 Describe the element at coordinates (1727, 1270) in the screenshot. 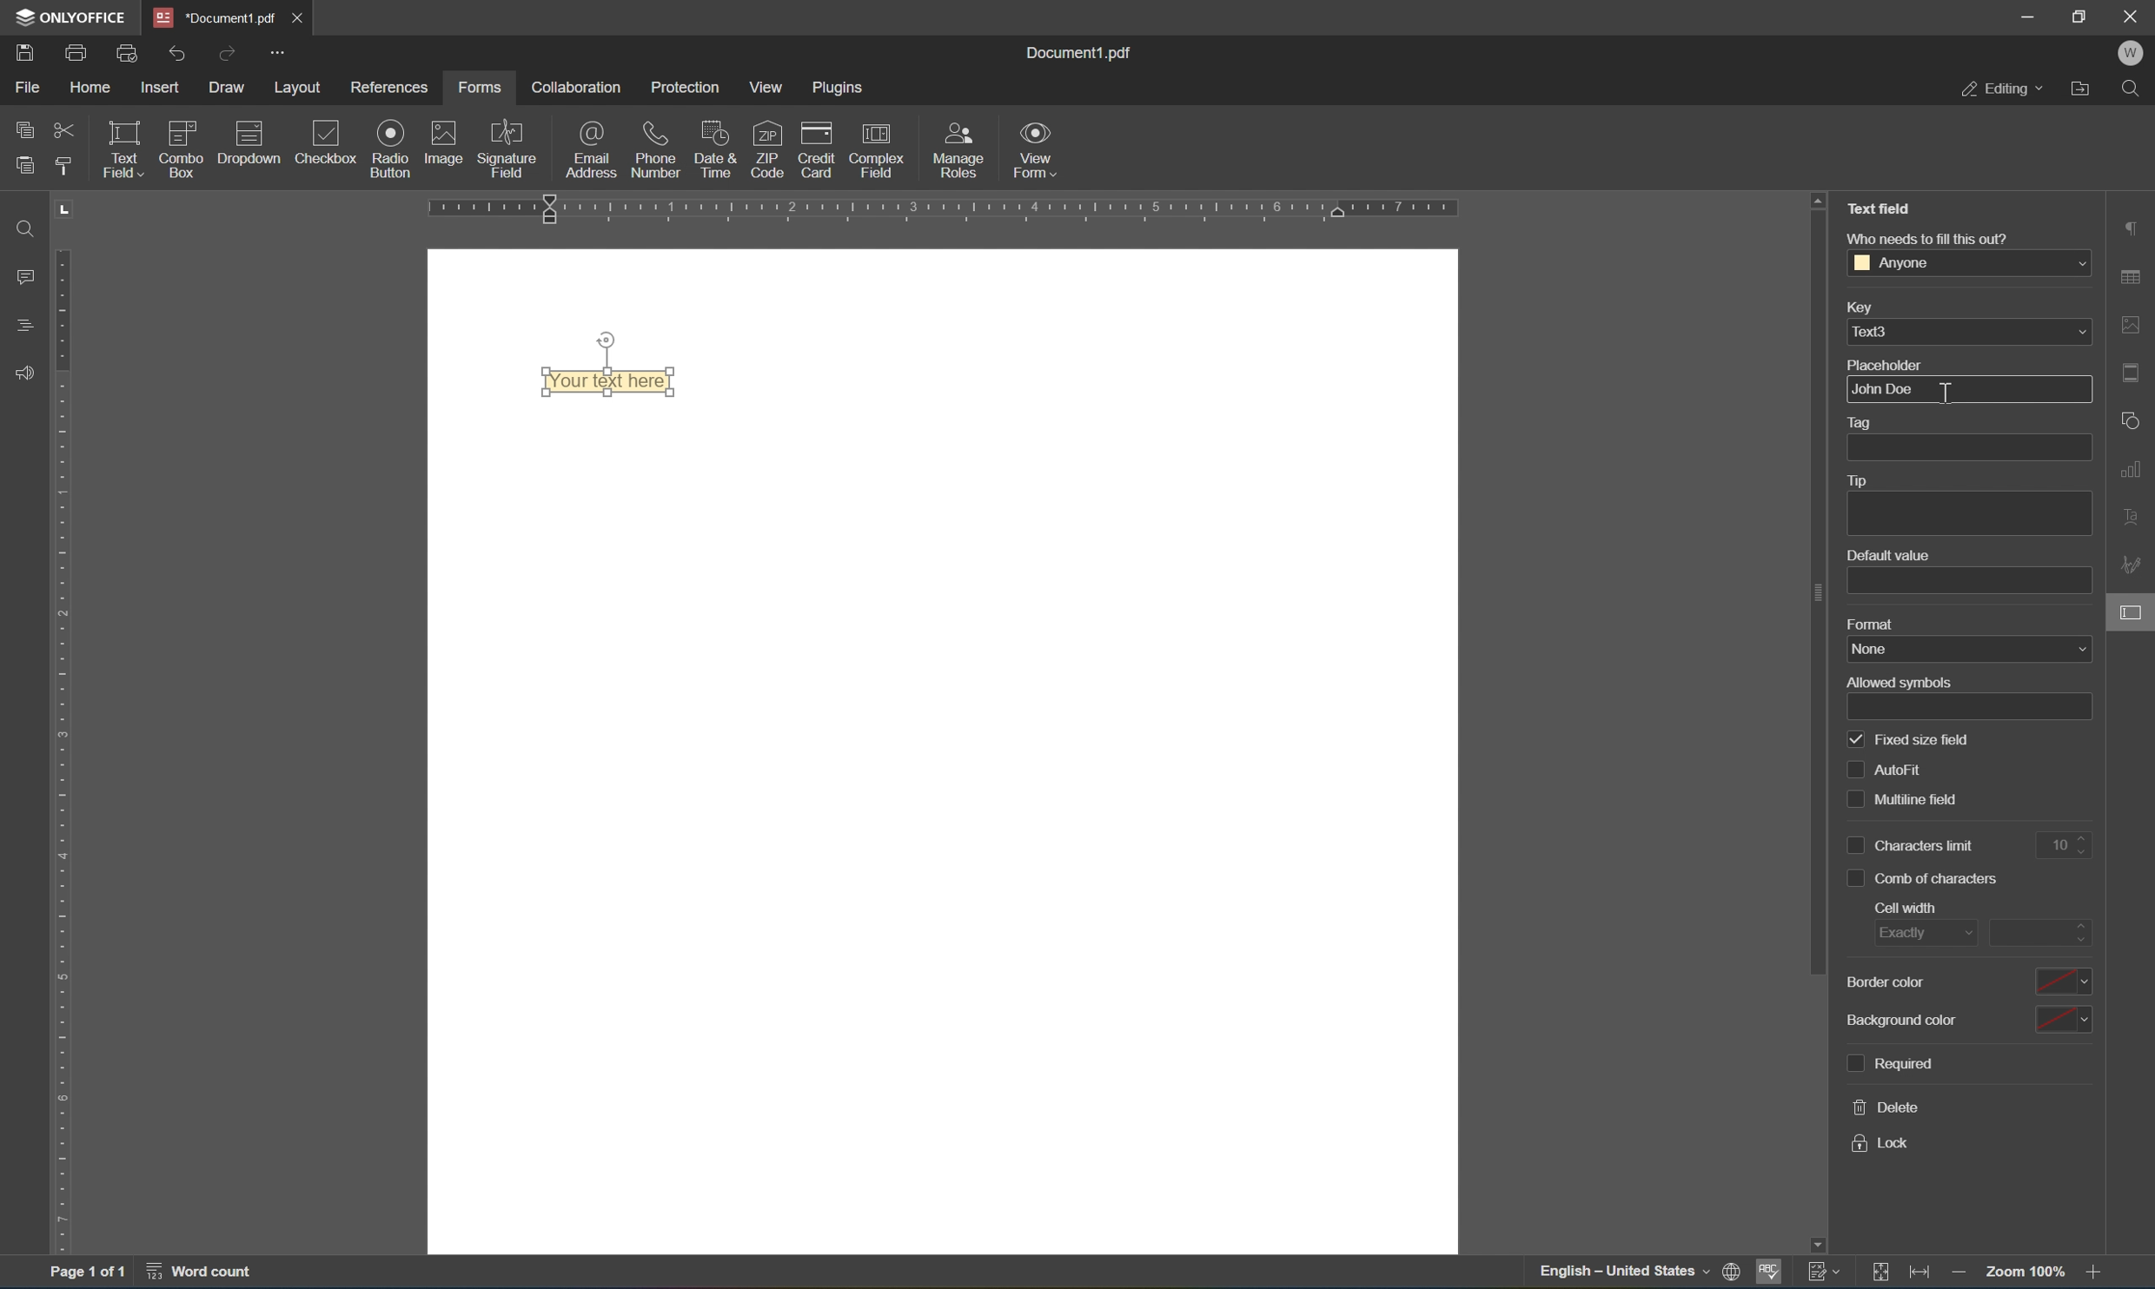

I see `print` at that location.